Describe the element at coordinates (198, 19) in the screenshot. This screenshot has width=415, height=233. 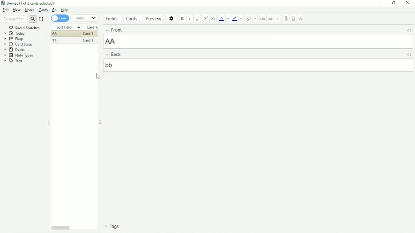
I see `Underline` at that location.